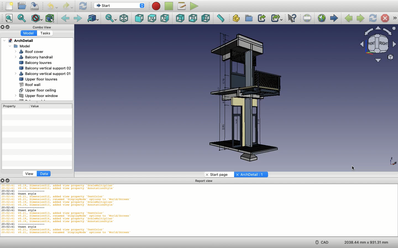 This screenshot has height=248, width=398. Describe the element at coordinates (8, 180) in the screenshot. I see `Collapse` at that location.